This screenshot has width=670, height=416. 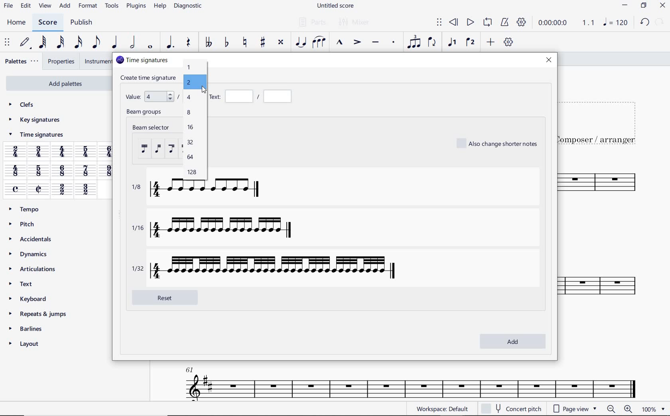 What do you see at coordinates (206, 193) in the screenshot?
I see `1/8` at bounding box center [206, 193].